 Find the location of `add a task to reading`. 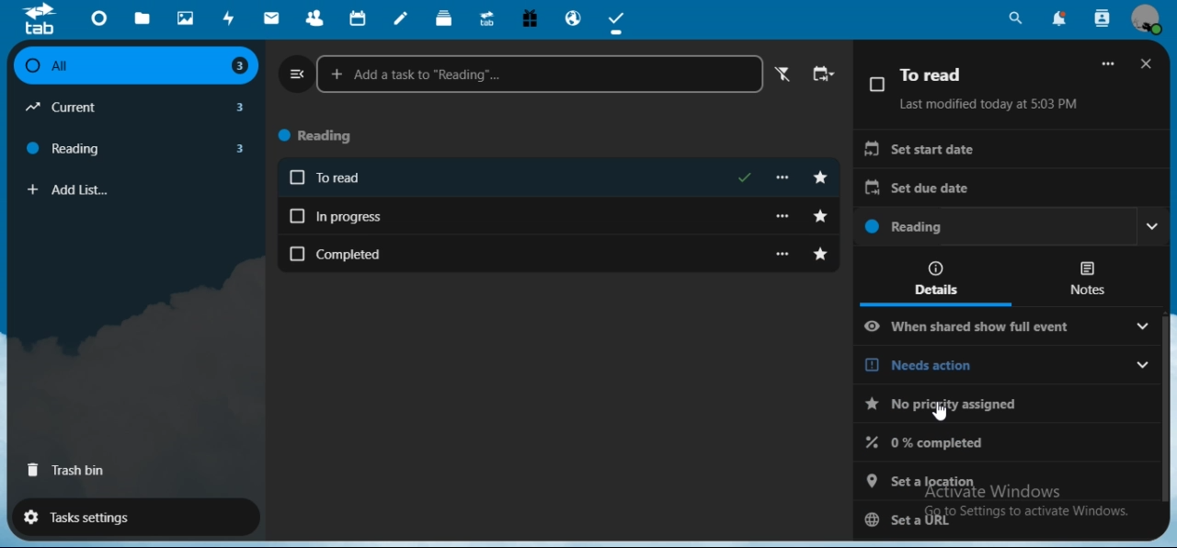

add a task to reading is located at coordinates (541, 74).